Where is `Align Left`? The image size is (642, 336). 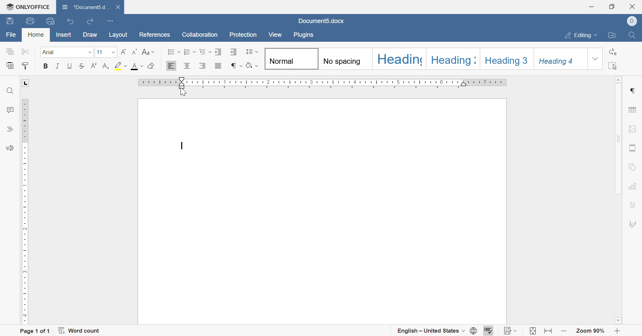
Align Left is located at coordinates (171, 66).